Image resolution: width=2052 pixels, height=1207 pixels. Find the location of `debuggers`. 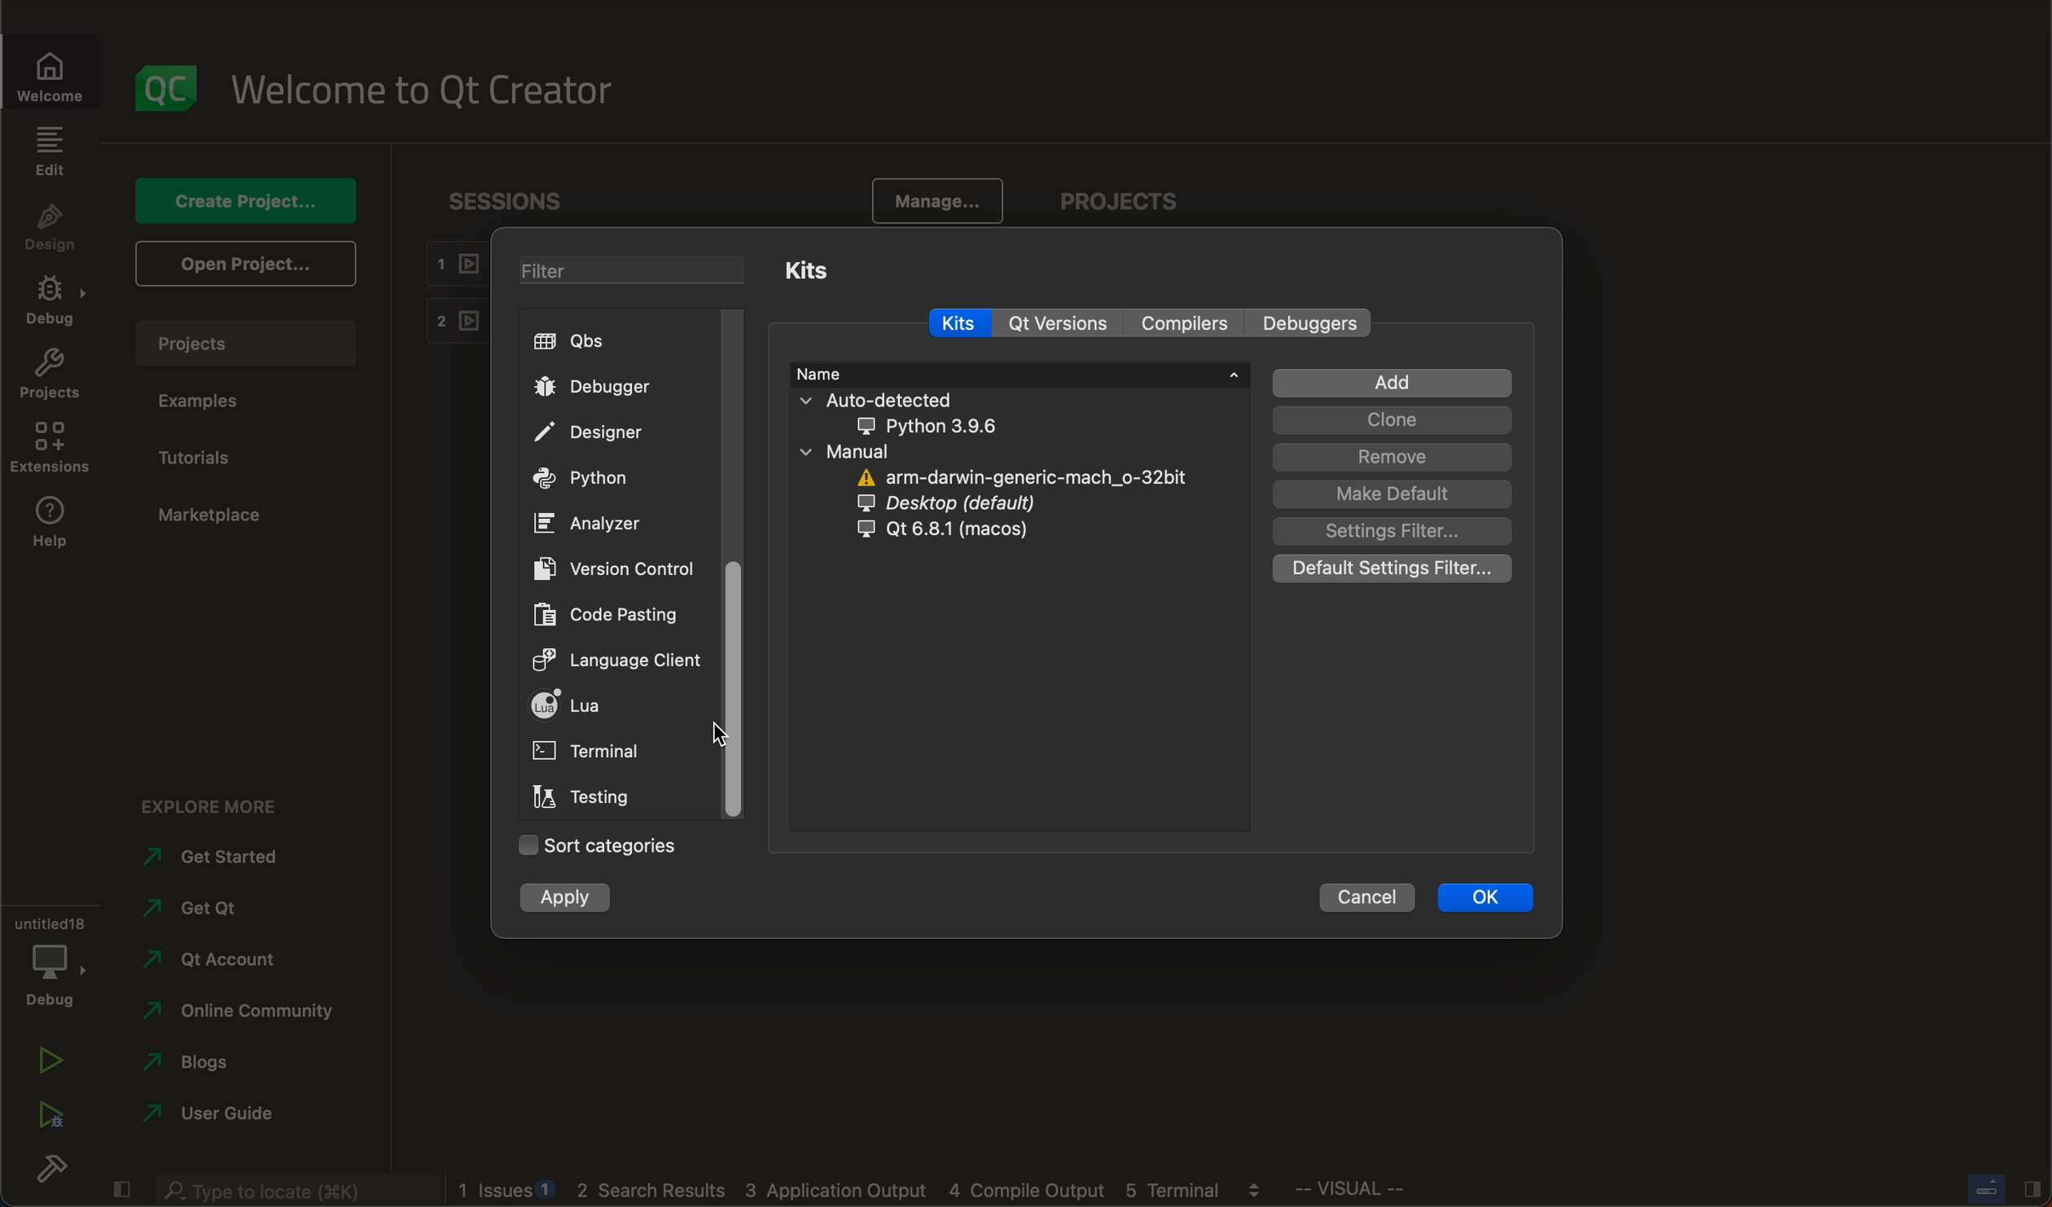

debuggers is located at coordinates (1315, 322).